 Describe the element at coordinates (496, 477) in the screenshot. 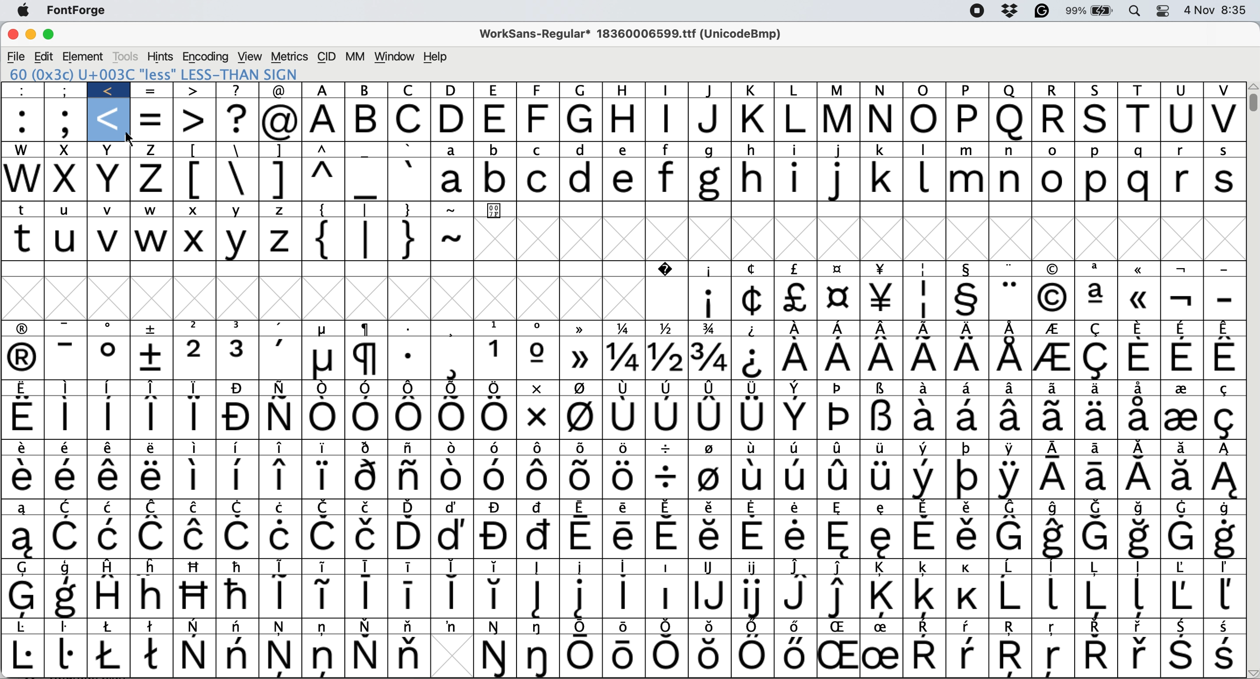

I see `Symbol` at that location.